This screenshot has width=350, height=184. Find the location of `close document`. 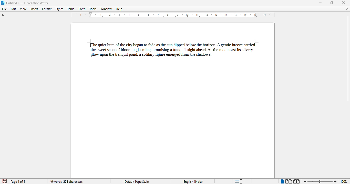

close document is located at coordinates (347, 9).